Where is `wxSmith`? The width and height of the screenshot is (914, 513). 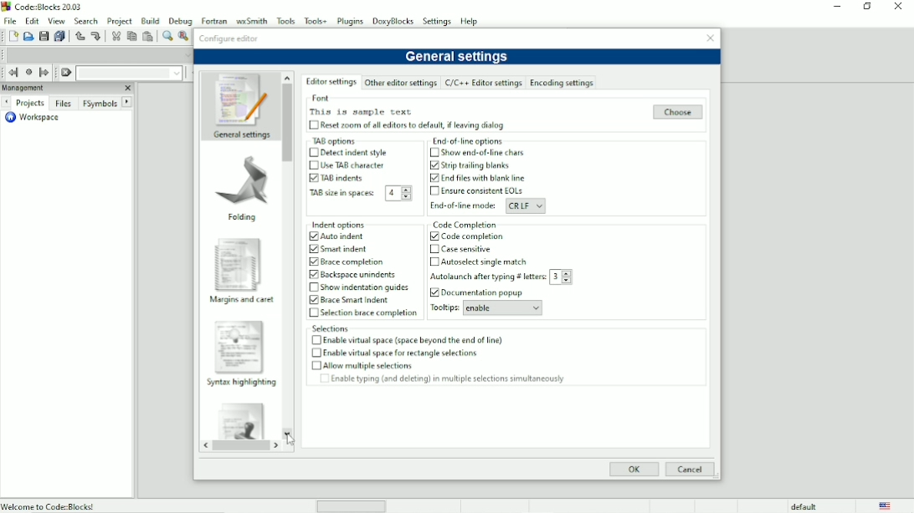 wxSmith is located at coordinates (250, 19).